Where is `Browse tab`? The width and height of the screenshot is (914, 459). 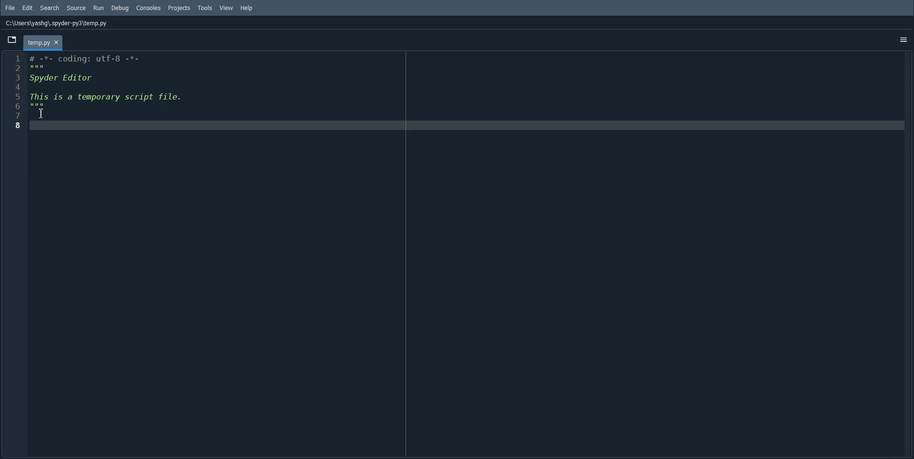 Browse tab is located at coordinates (11, 41).